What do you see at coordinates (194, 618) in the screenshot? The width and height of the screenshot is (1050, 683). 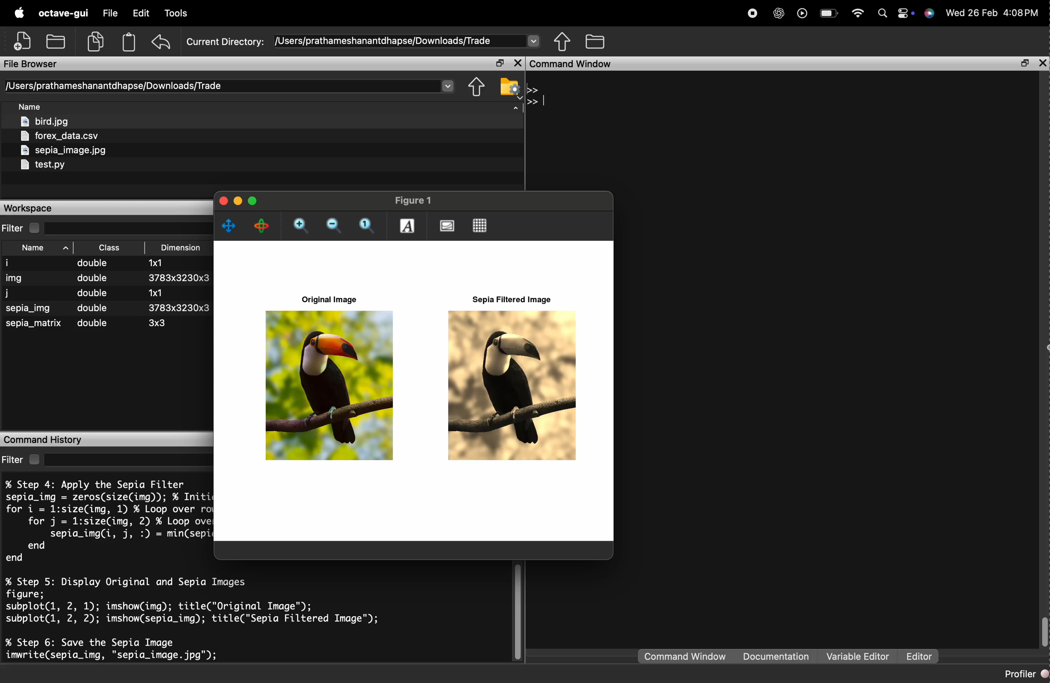 I see `% Step 5: Display Original and Sepia Images

figure;

subplot(l, 2, 1); imshow(img); title("Original Image");

subplot(l, 2, 2); imshow(sepia_img); title("Sepia Filtered Image");
% Step 6: Save the Sepia Image

imwrite(sepia_img, "sepia_image. jpg");` at bounding box center [194, 618].